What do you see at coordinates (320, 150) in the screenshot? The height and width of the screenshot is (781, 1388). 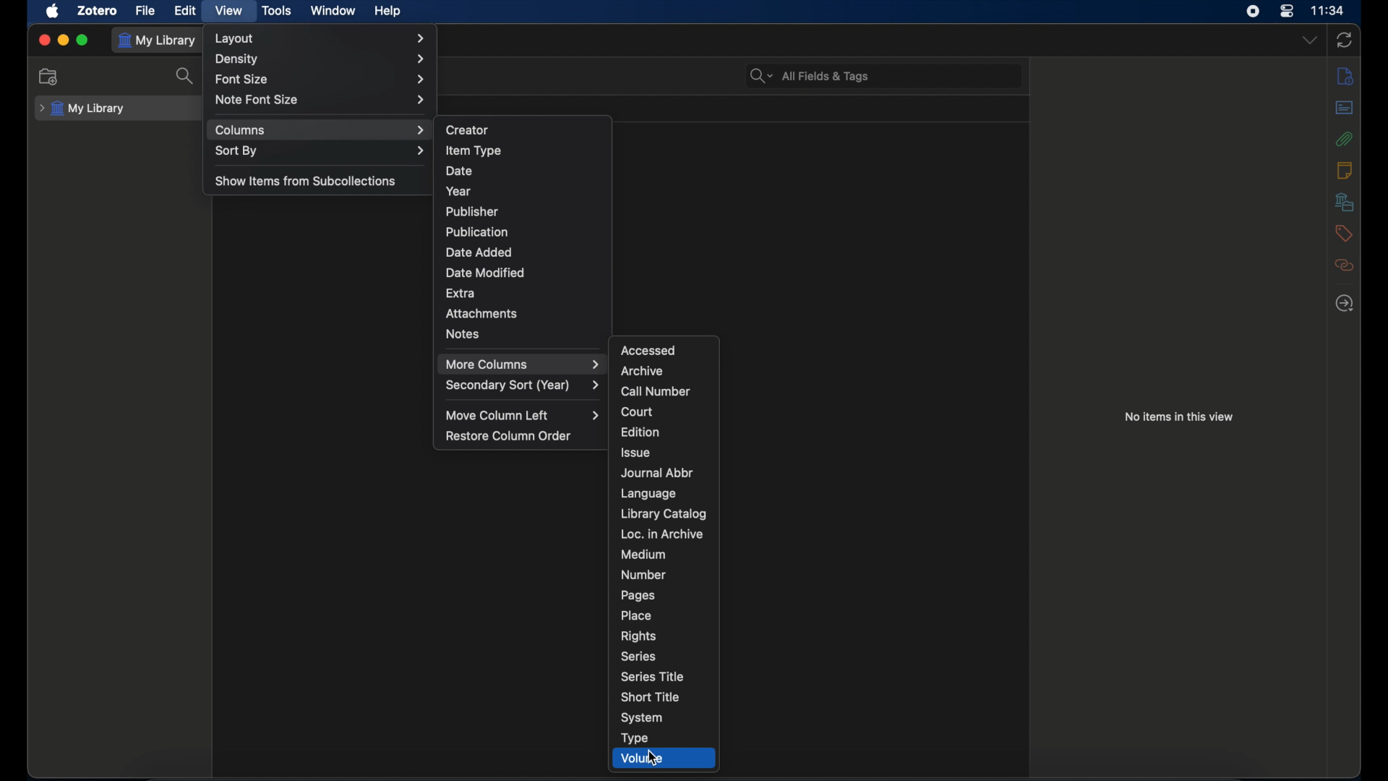 I see `sort by` at bounding box center [320, 150].